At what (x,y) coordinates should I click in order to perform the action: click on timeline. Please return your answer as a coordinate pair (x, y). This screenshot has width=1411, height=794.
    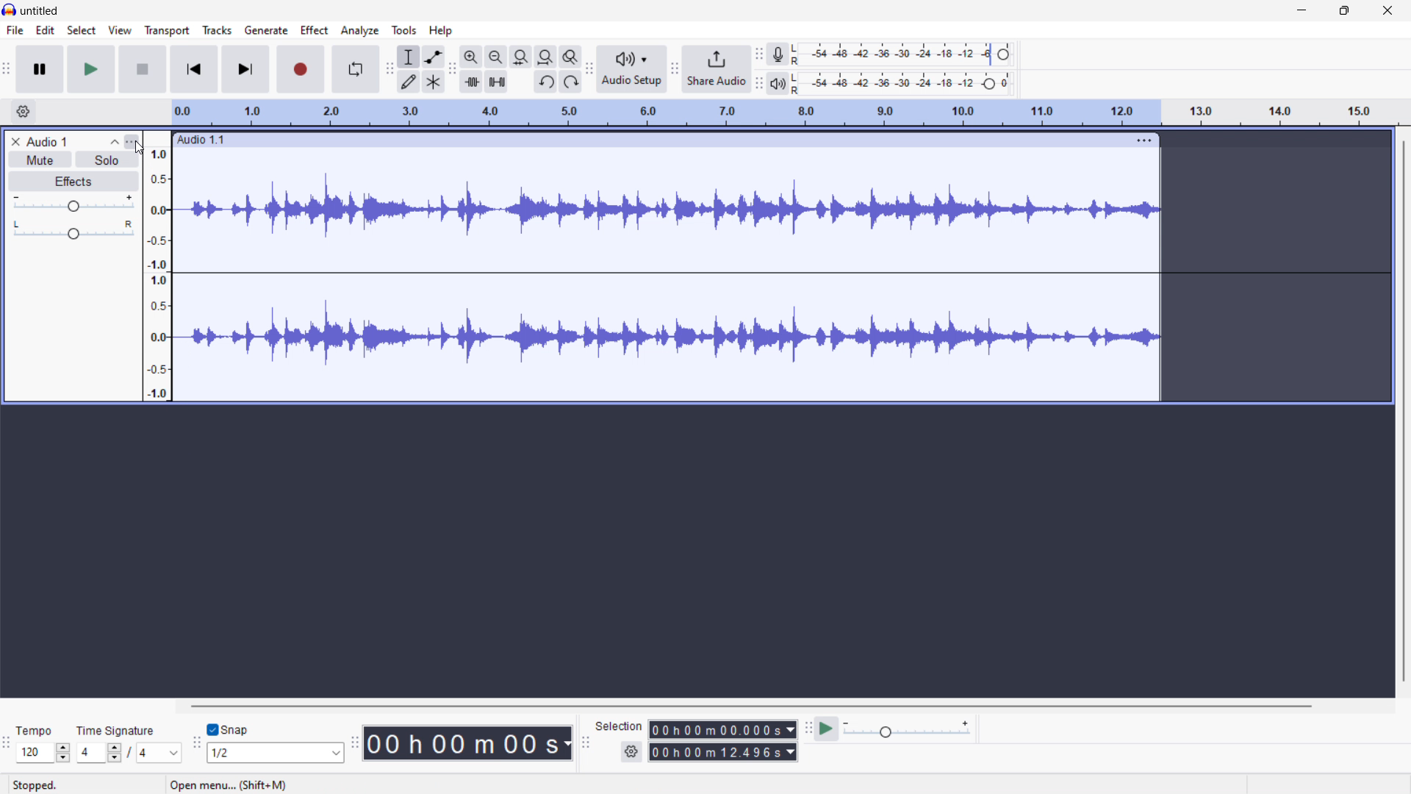
    Looking at the image, I should click on (785, 113).